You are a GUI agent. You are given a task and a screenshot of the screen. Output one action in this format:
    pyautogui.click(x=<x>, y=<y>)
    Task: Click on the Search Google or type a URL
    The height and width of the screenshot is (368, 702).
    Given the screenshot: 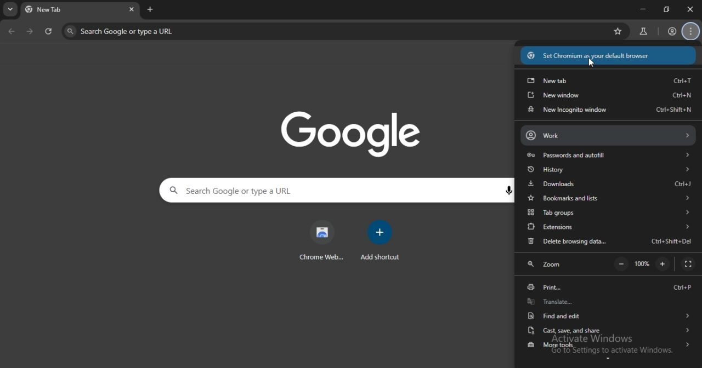 What is the action you would take?
    pyautogui.click(x=329, y=191)
    